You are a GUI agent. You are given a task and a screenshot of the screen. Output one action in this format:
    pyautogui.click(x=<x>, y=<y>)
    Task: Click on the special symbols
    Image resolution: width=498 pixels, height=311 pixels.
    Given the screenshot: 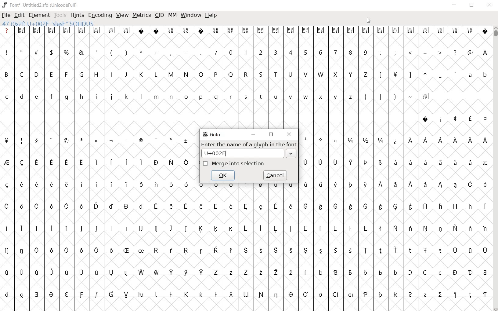 What is the action you would take?
    pyautogui.click(x=452, y=118)
    